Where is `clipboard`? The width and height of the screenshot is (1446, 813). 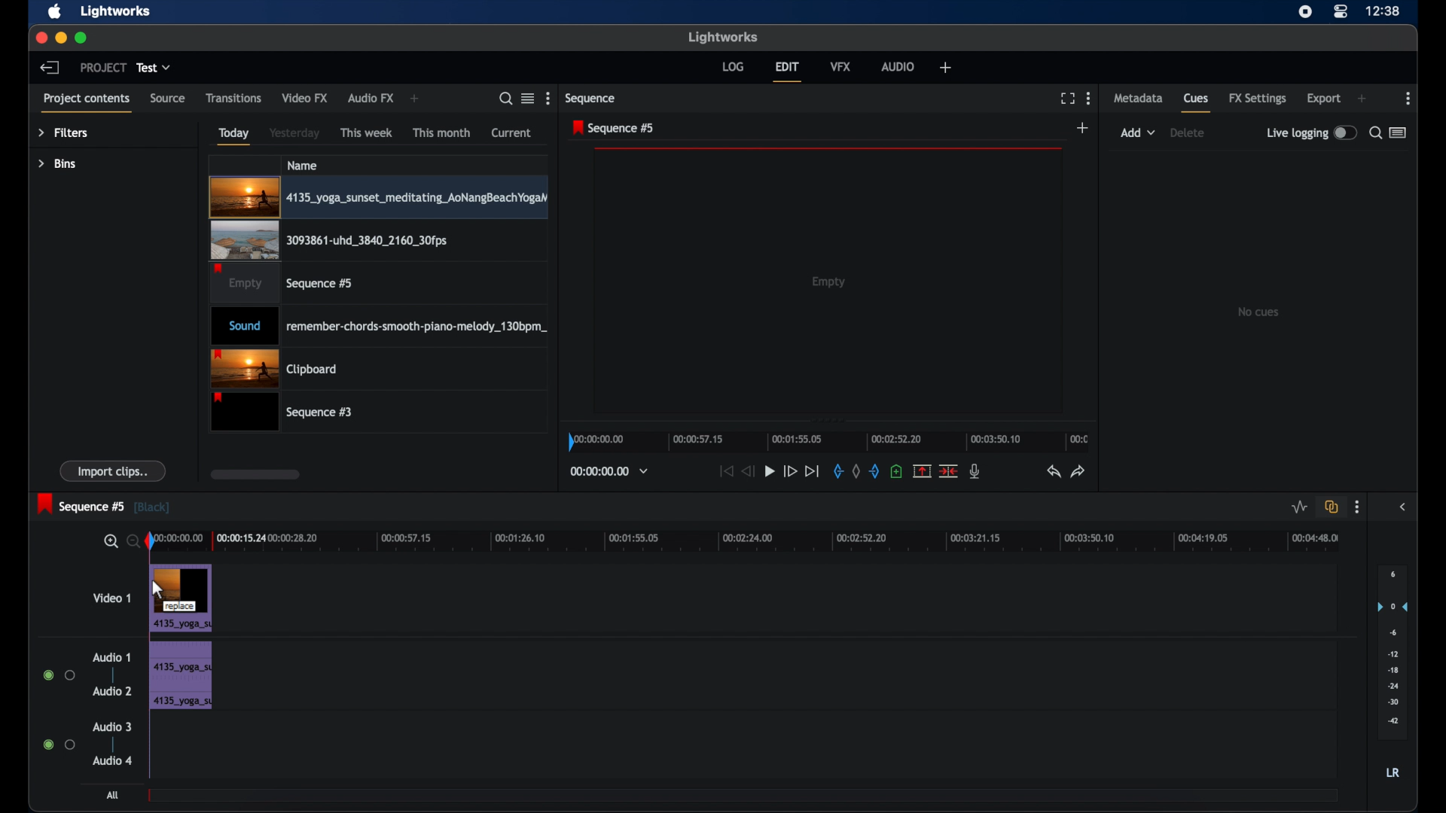
clipboard is located at coordinates (279, 368).